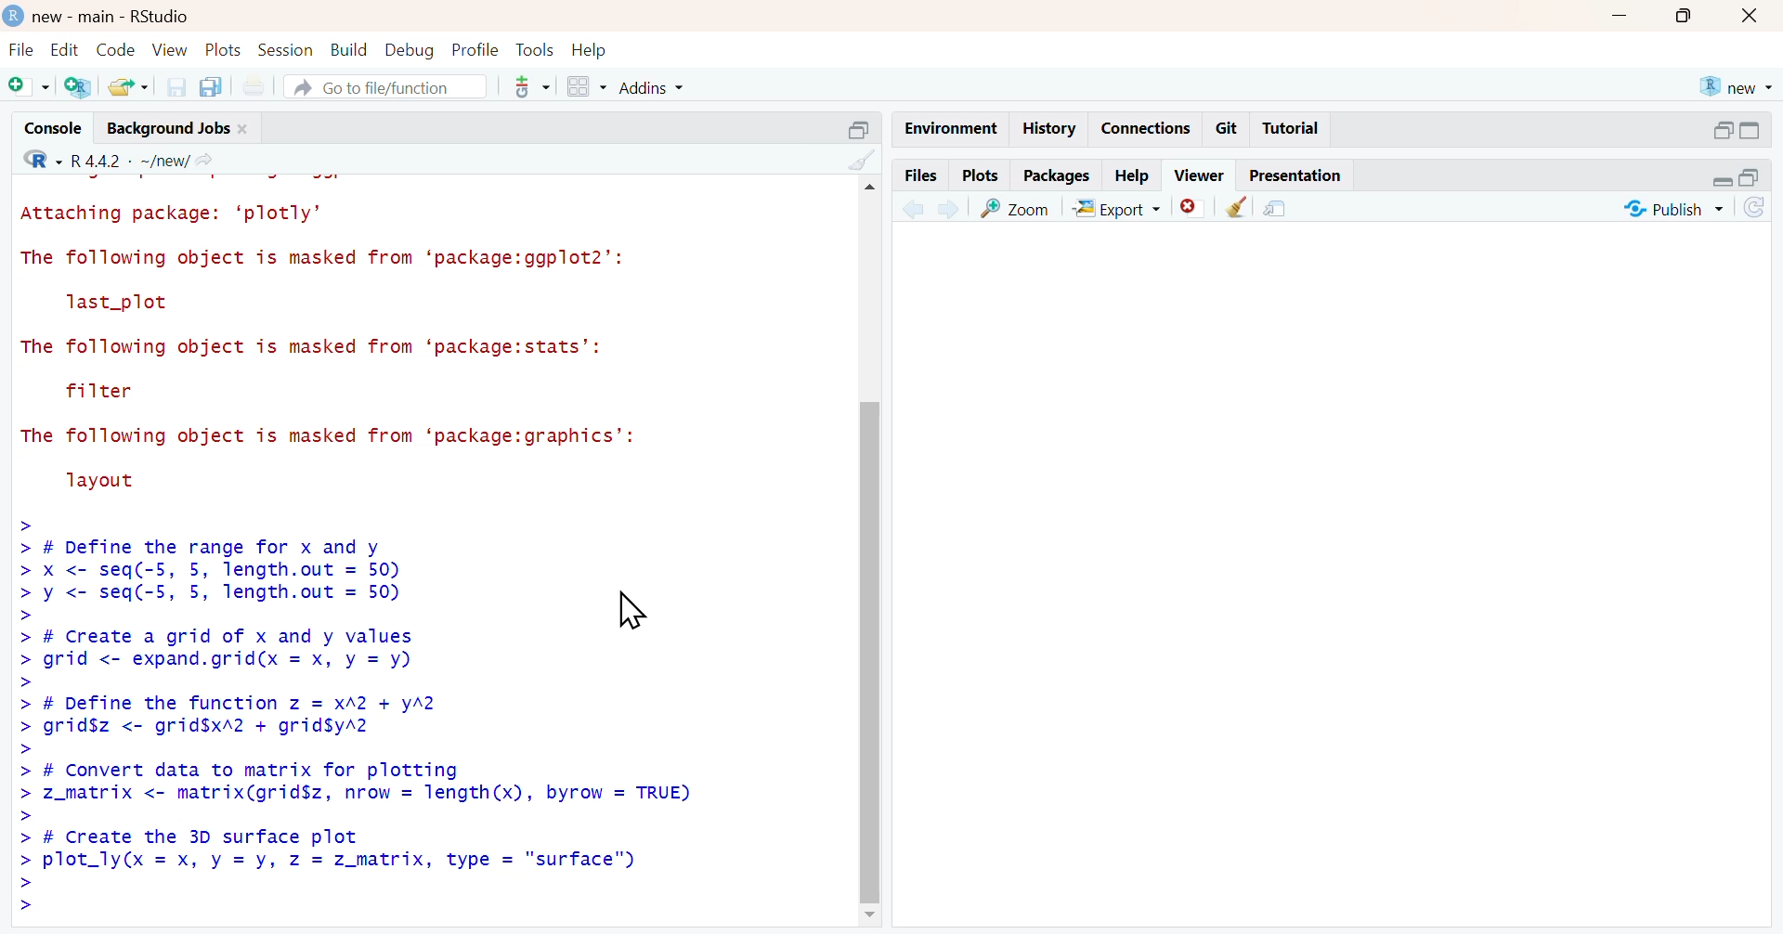 The height and width of the screenshot is (934, 1783). What do you see at coordinates (26, 682) in the screenshot?
I see `prompt cursor` at bounding box center [26, 682].